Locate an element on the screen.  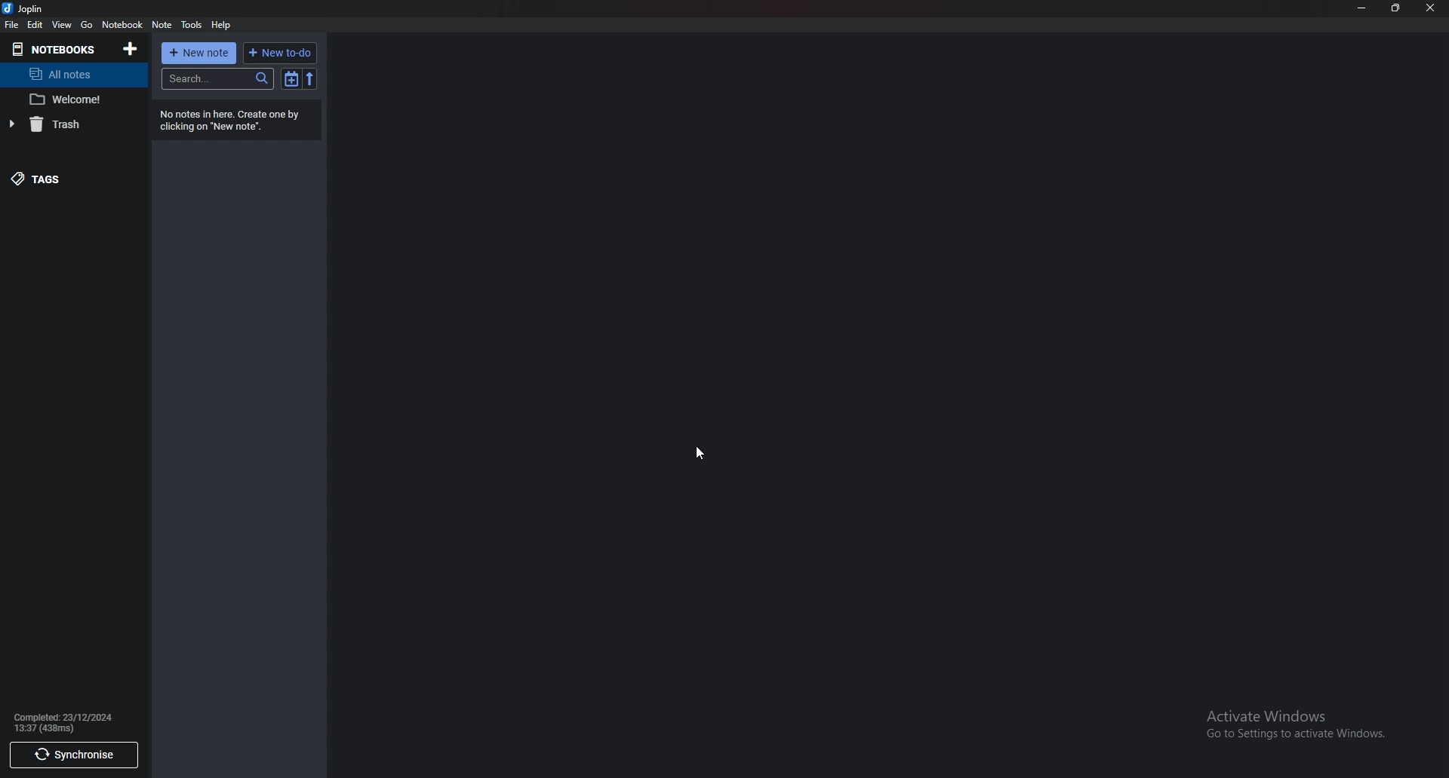
All notes is located at coordinates (72, 74).